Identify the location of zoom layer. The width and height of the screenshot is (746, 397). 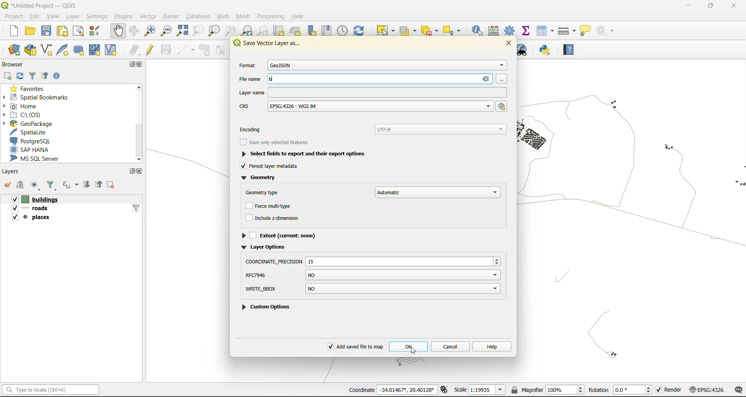
(214, 31).